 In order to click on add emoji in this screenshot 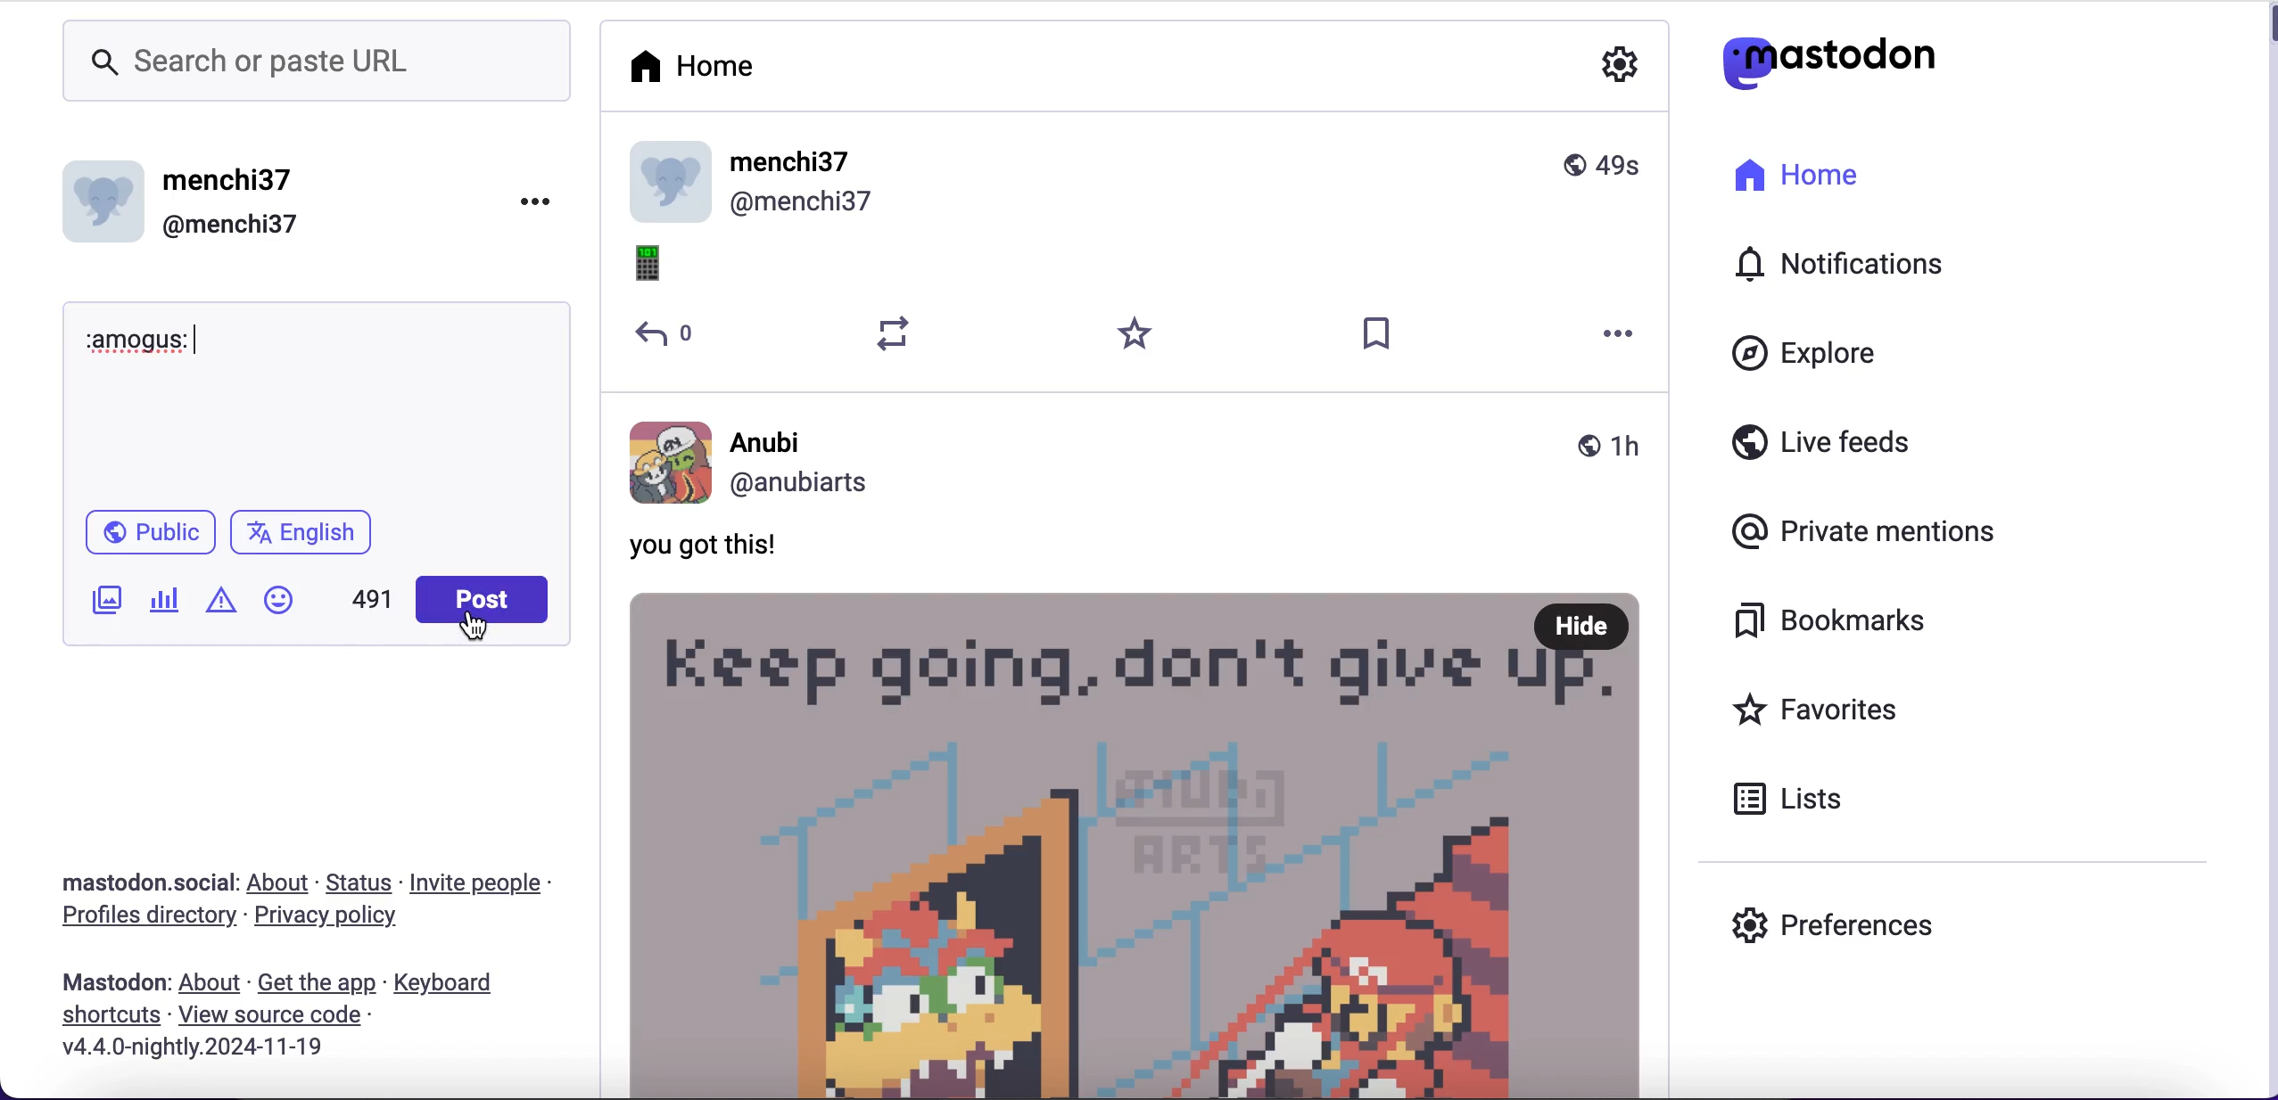, I will do `click(279, 591)`.